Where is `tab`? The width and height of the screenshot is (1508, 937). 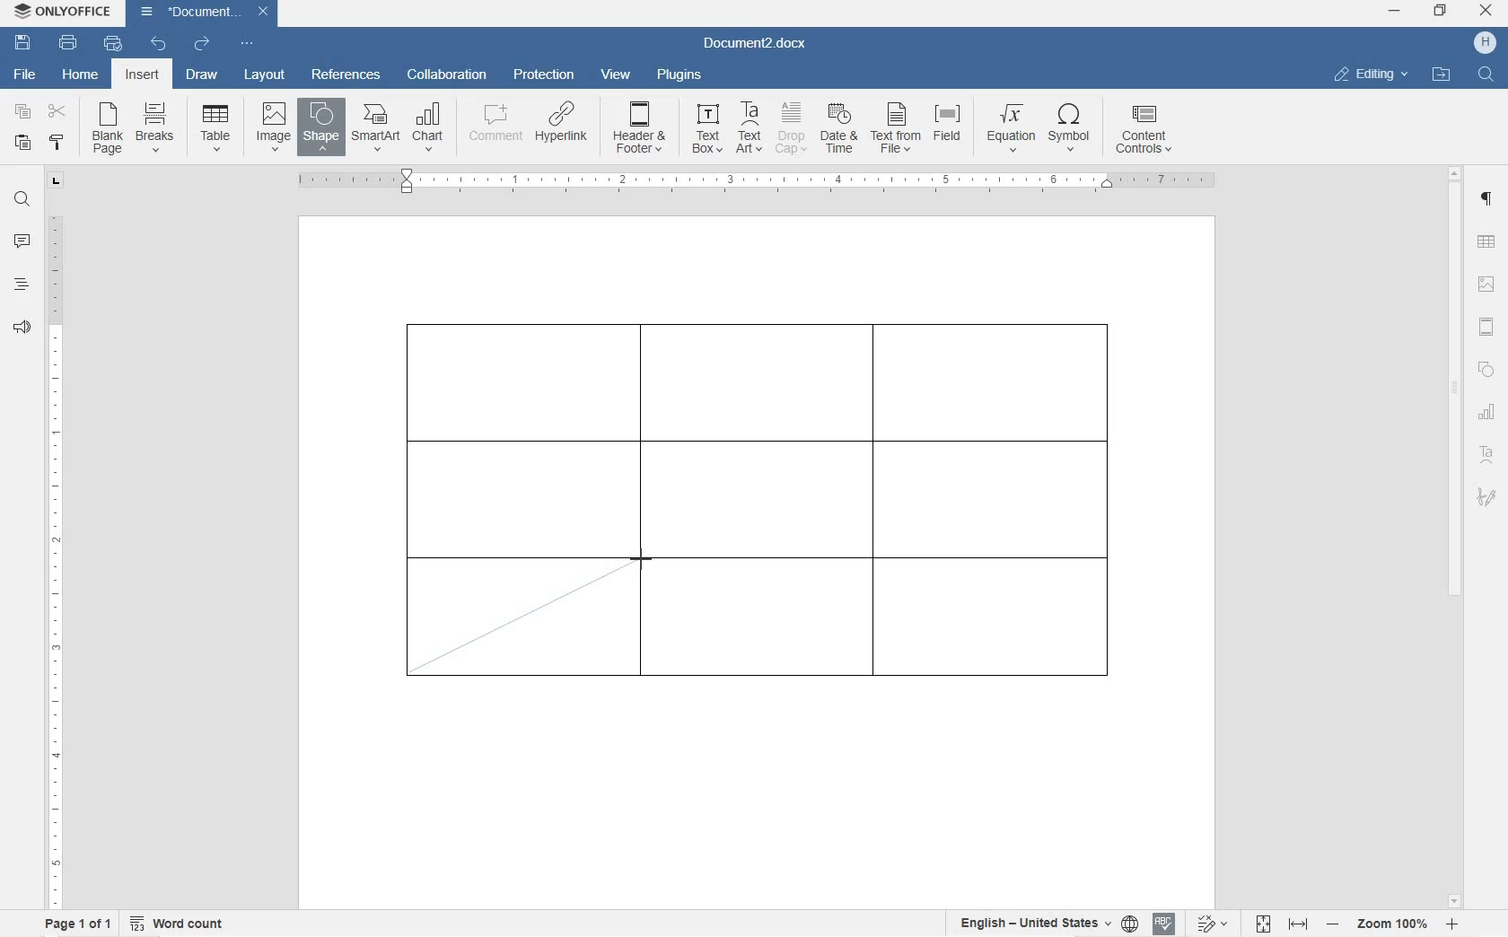
tab is located at coordinates (57, 183).